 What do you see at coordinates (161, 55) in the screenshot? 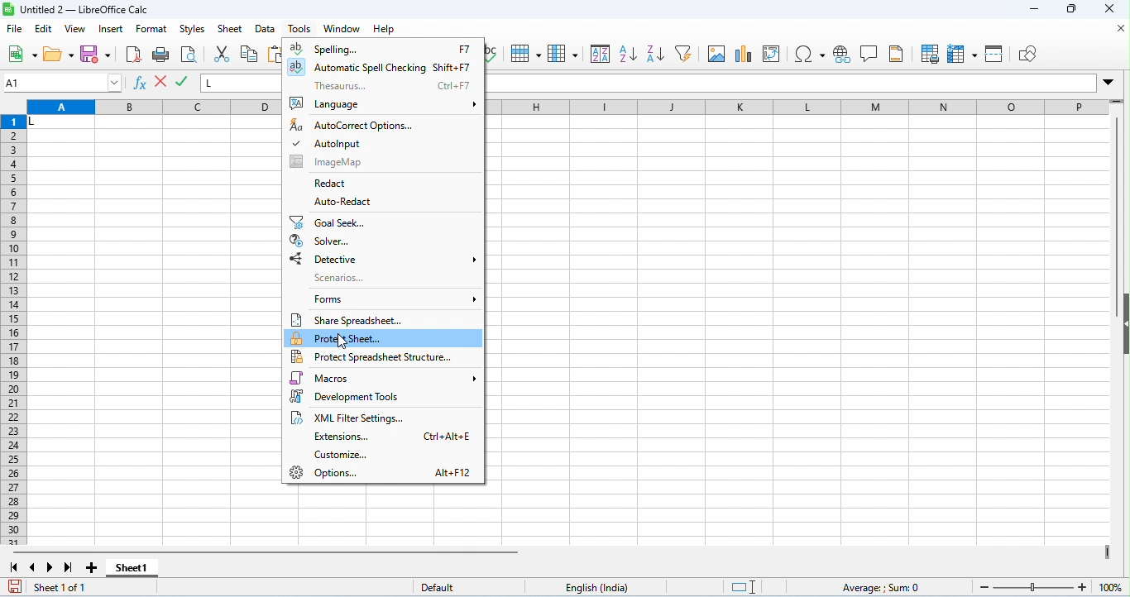
I see `print` at bounding box center [161, 55].